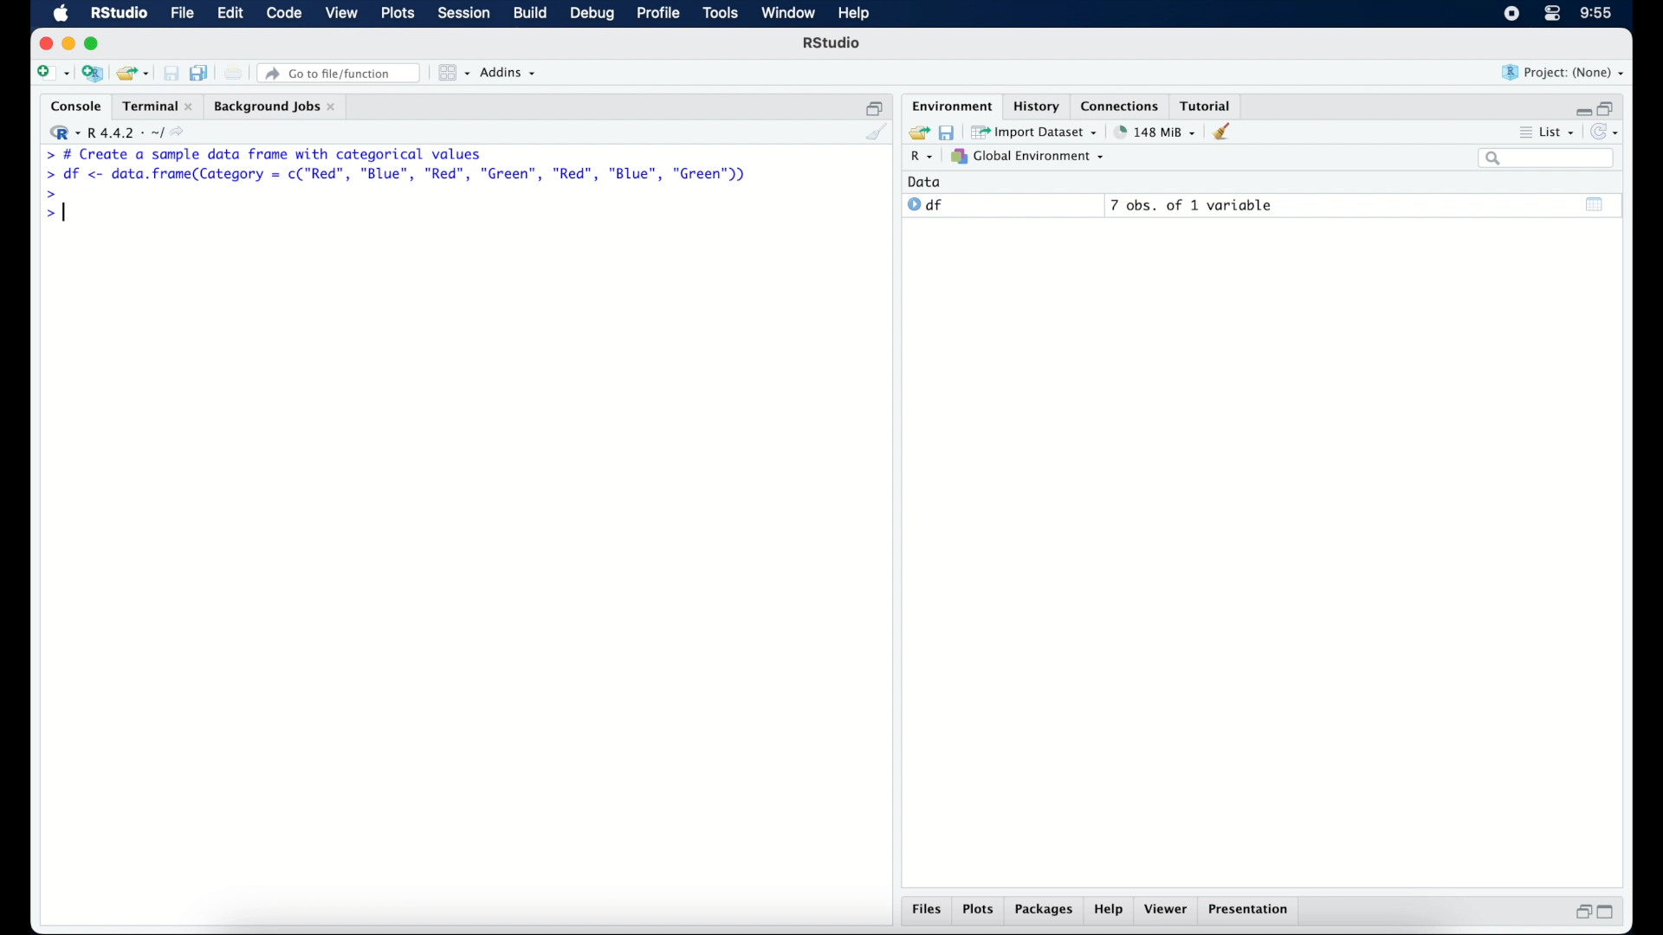  Describe the element at coordinates (946, 132) in the screenshot. I see `save` at that location.